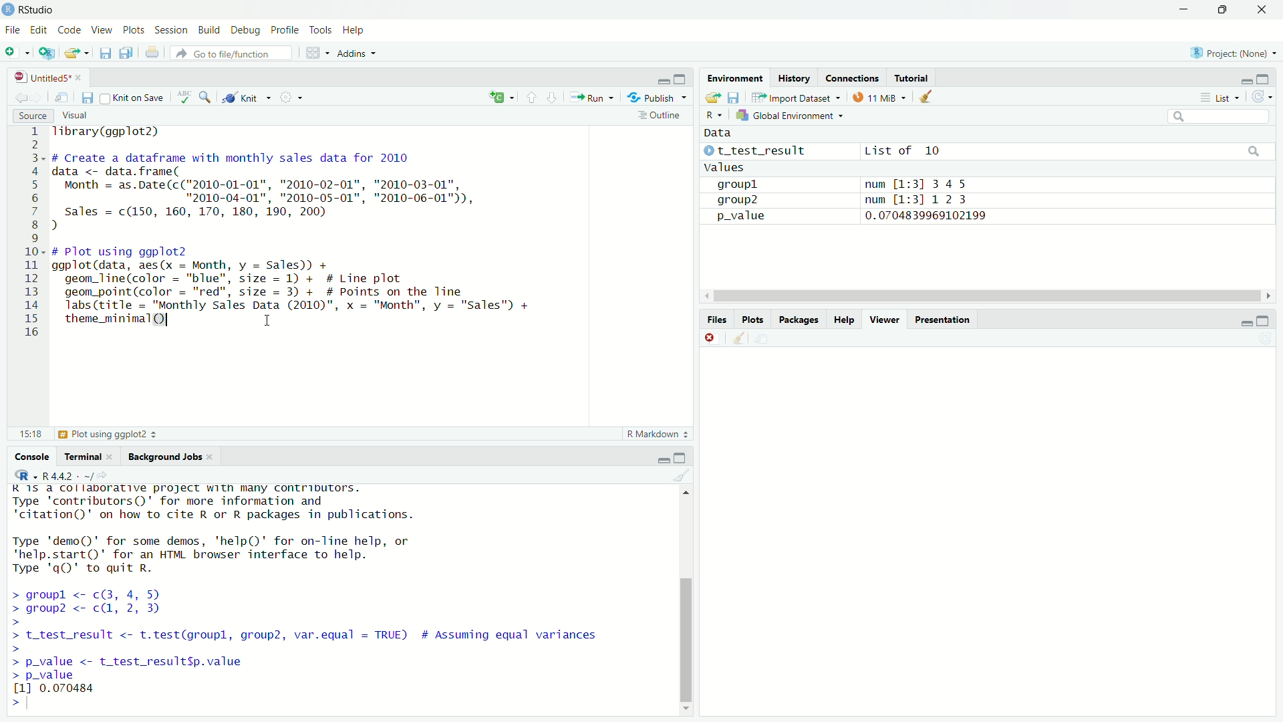 This screenshot has height=722, width=1283. Describe the element at coordinates (795, 77) in the screenshot. I see `History` at that location.